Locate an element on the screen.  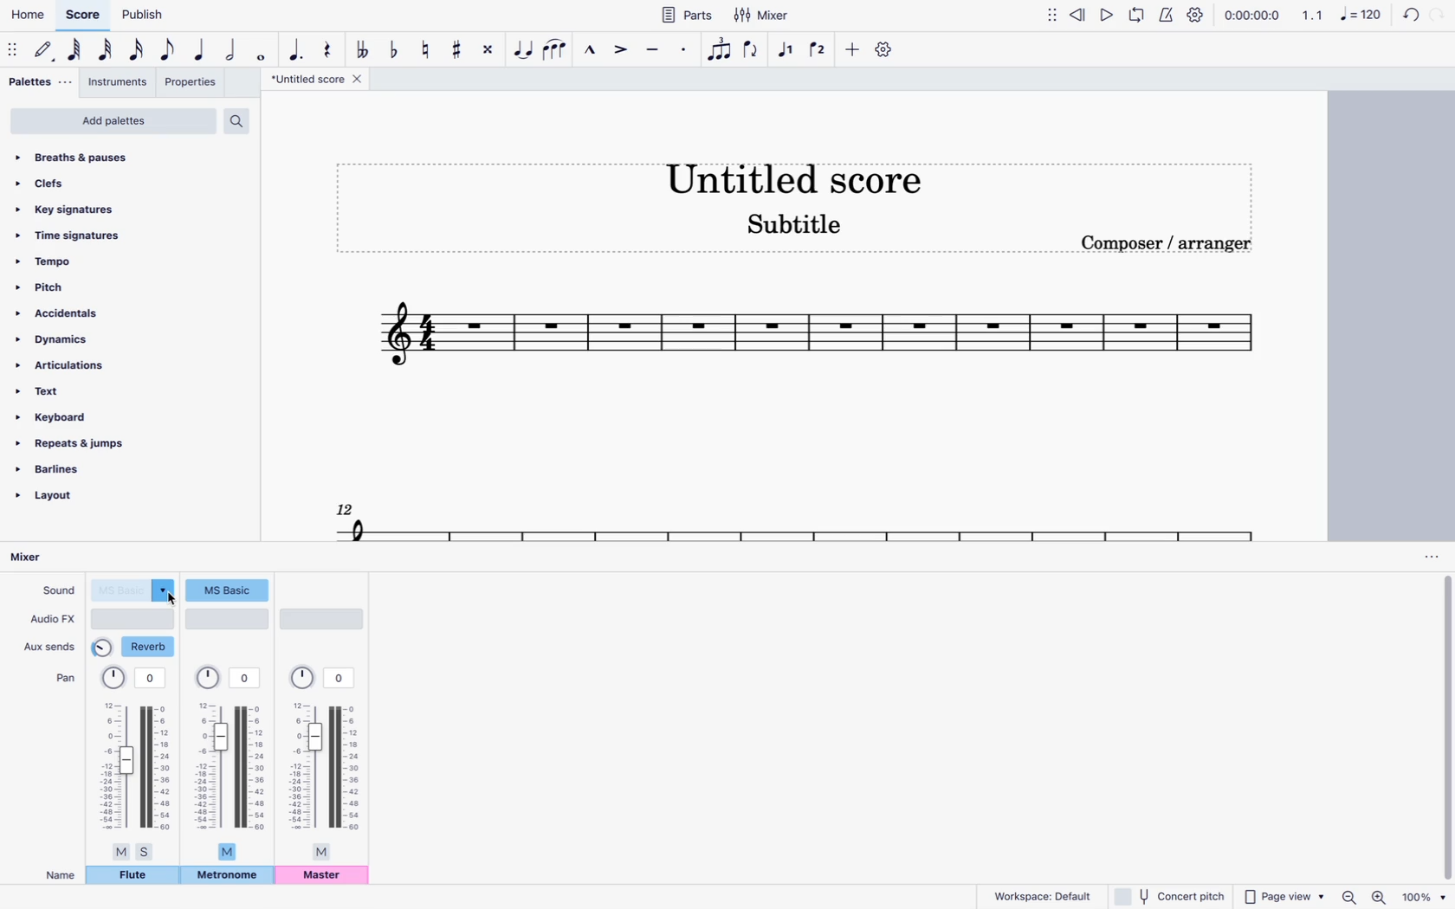
master is located at coordinates (323, 876).